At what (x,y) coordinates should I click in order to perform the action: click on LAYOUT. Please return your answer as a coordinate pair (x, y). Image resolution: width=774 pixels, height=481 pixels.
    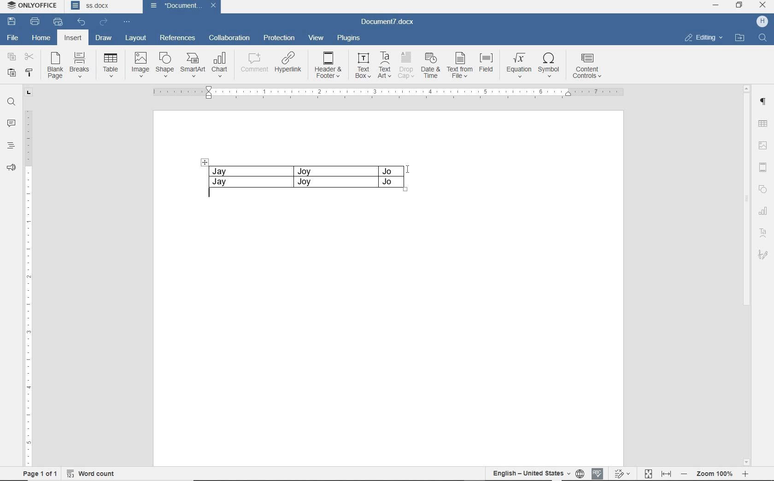
    Looking at the image, I should click on (136, 38).